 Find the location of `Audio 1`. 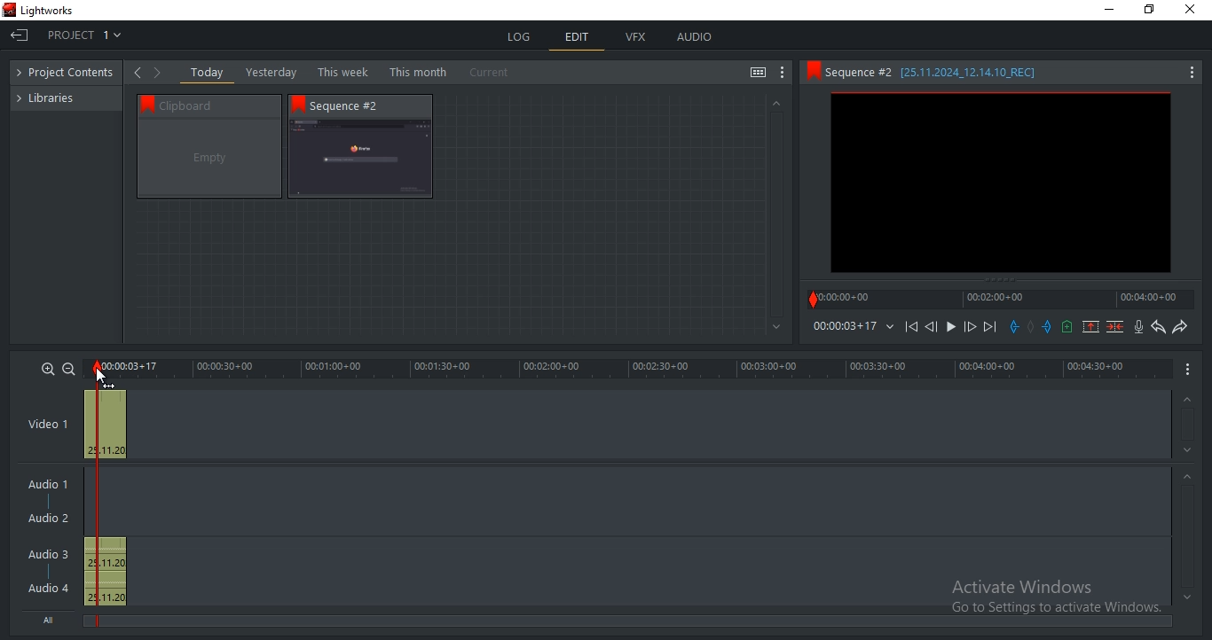

Audio 1 is located at coordinates (44, 486).